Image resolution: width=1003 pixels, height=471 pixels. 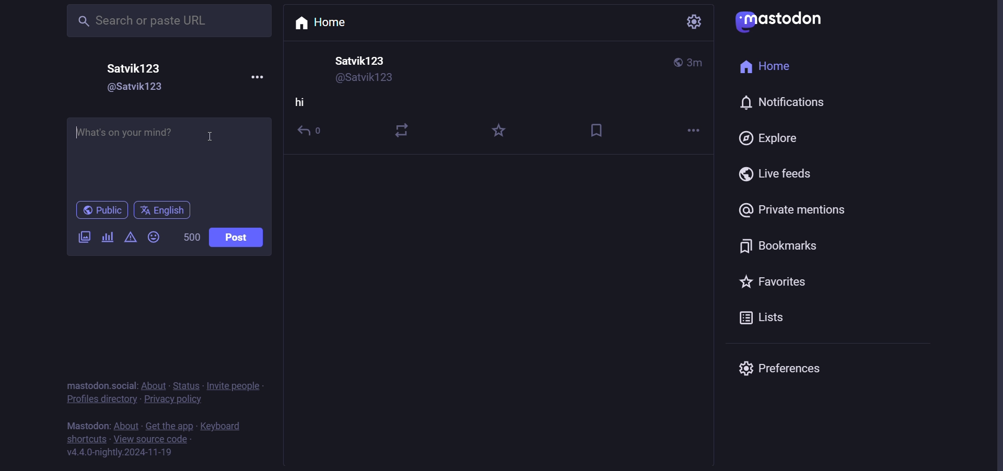 I want to click on mastodon, so click(x=784, y=20).